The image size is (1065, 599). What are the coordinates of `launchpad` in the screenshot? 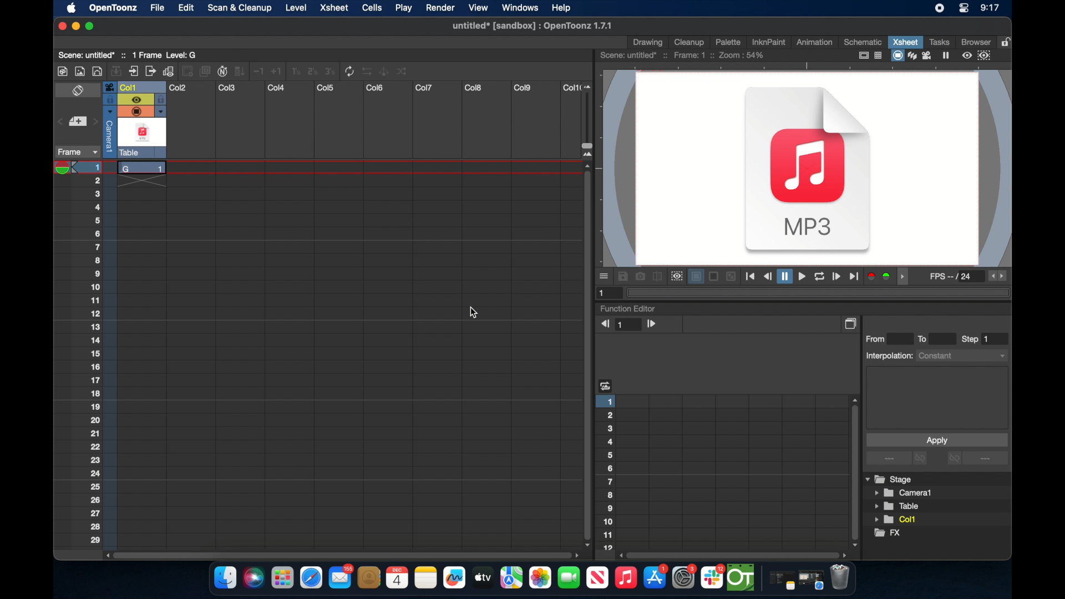 It's located at (282, 579).